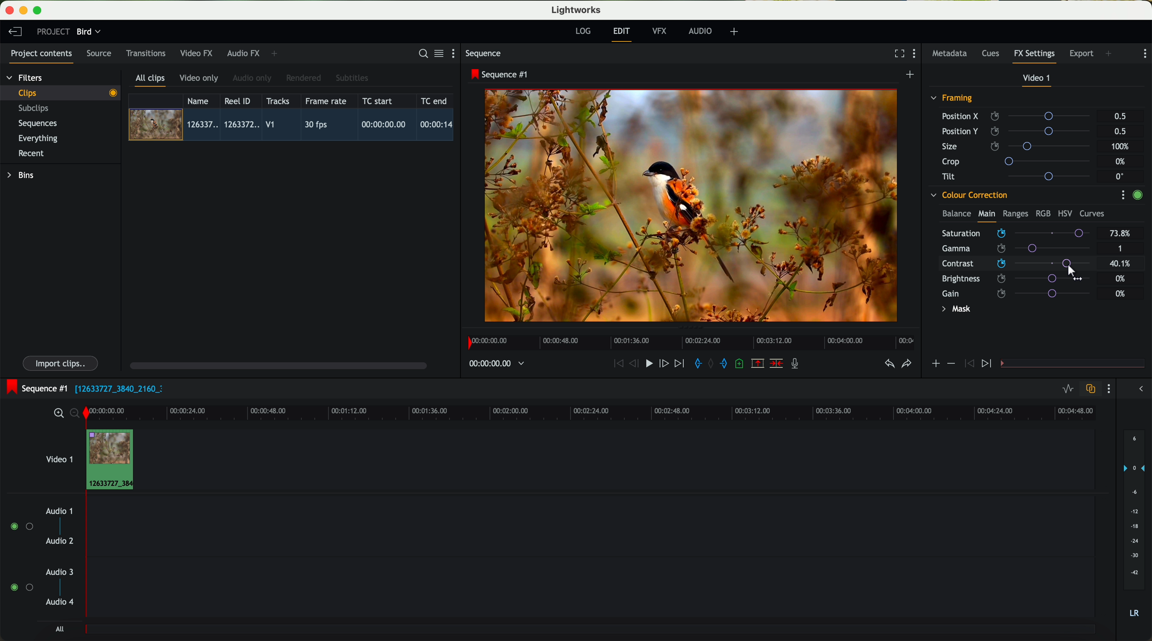 The width and height of the screenshot is (1152, 641). What do you see at coordinates (648, 363) in the screenshot?
I see `play` at bounding box center [648, 363].